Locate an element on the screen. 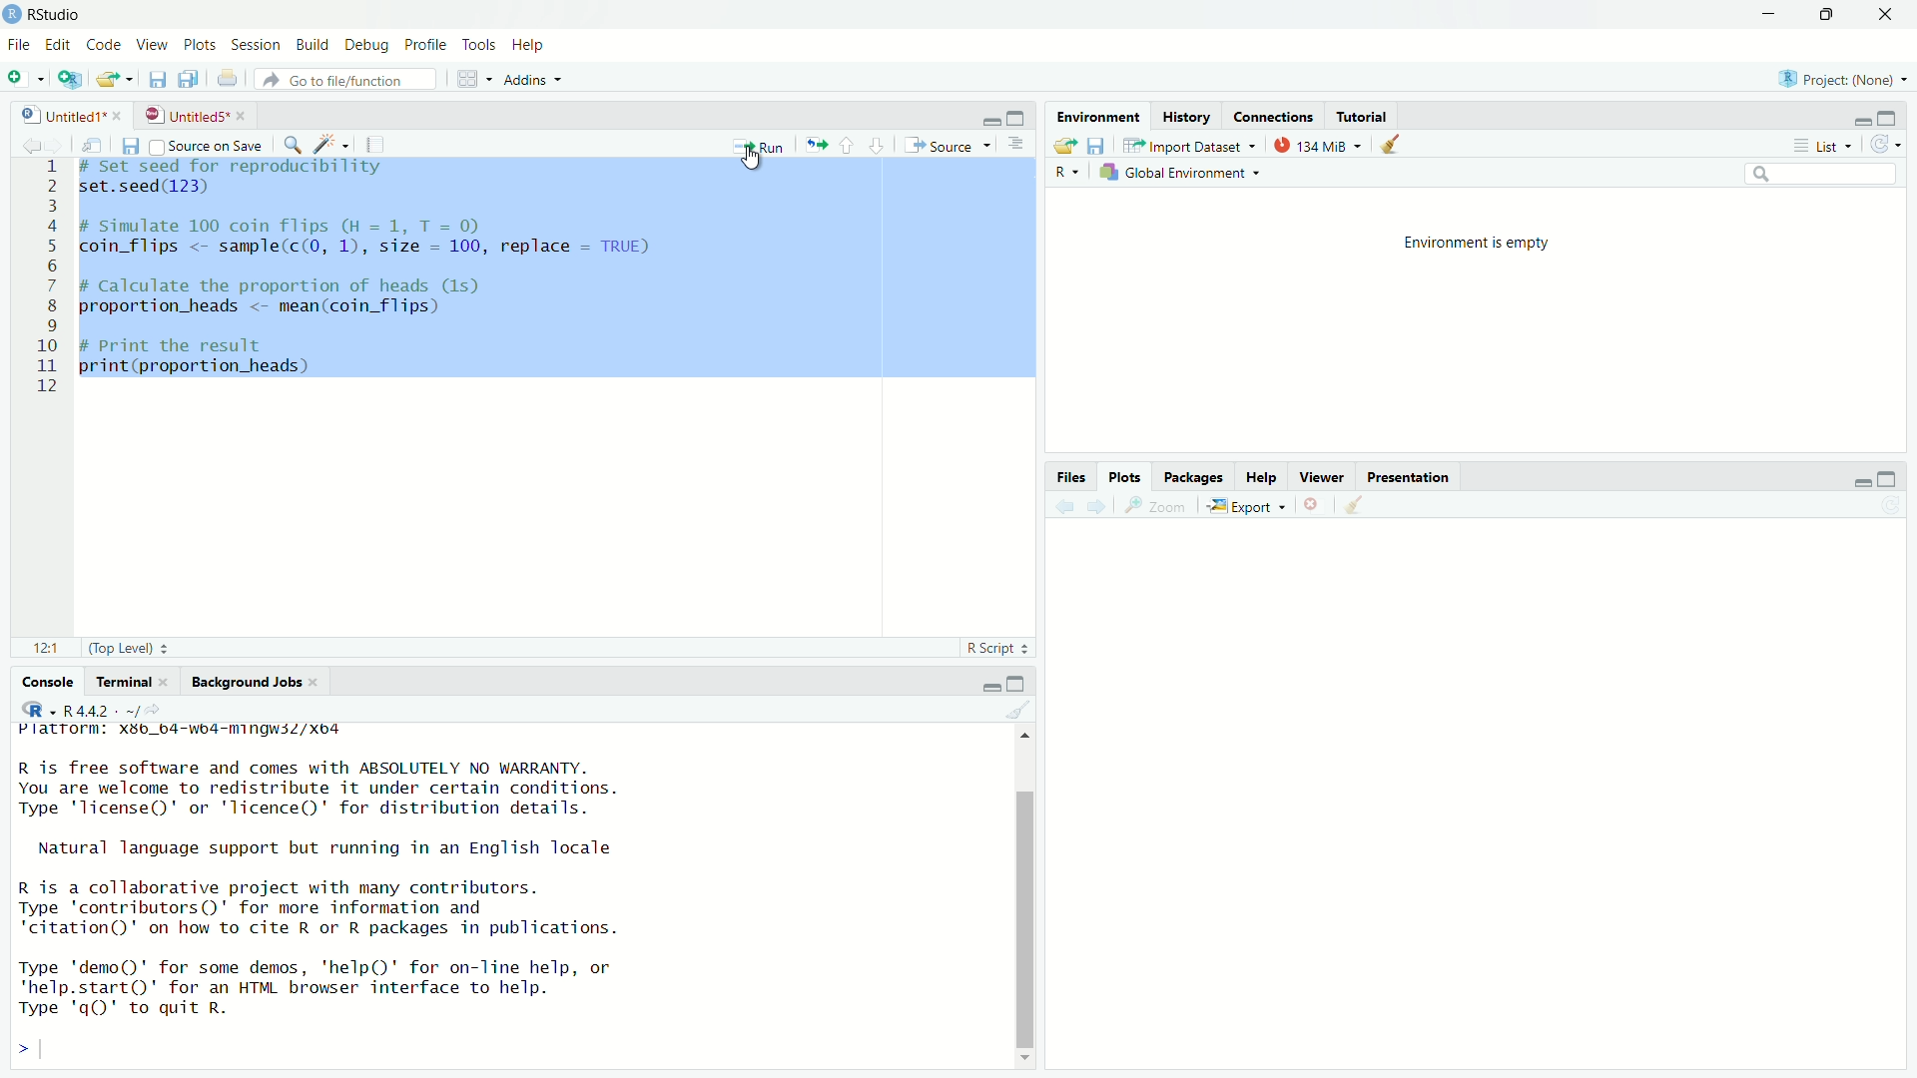 This screenshot has width=1917, height=1078. view a larger version of the plot in new window is located at coordinates (1162, 509).